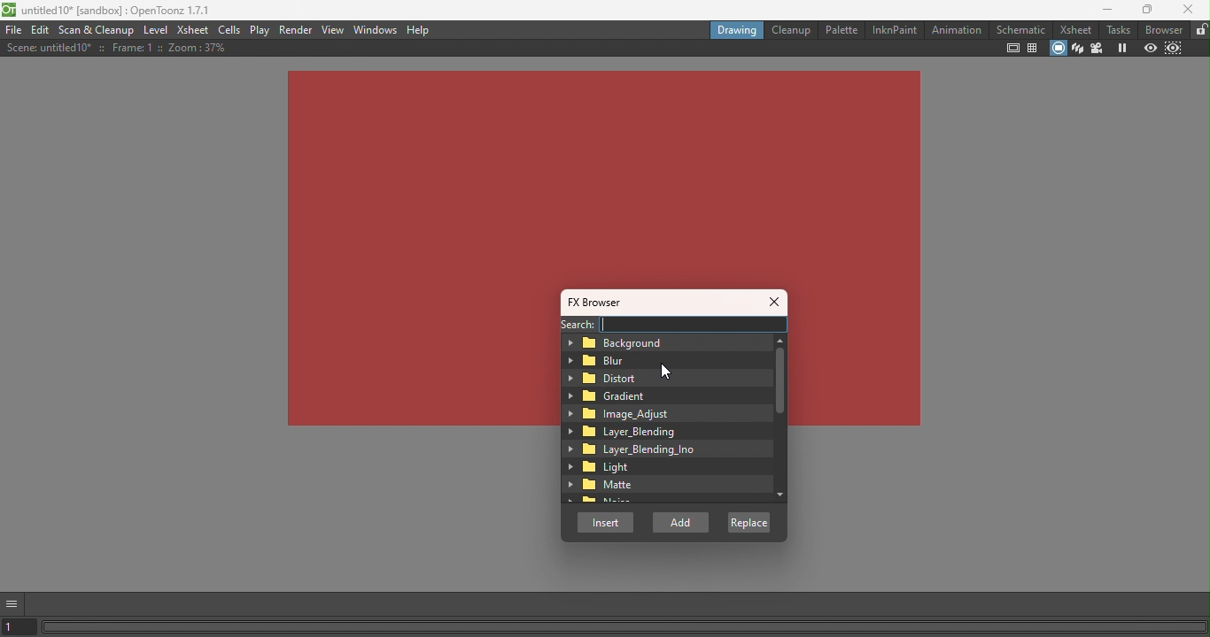  What do you see at coordinates (623, 433) in the screenshot?
I see `Layer_blending` at bounding box center [623, 433].